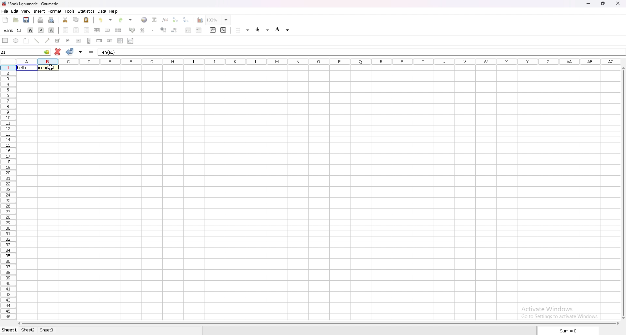  Describe the element at coordinates (153, 30) in the screenshot. I see `thousands separator` at that location.